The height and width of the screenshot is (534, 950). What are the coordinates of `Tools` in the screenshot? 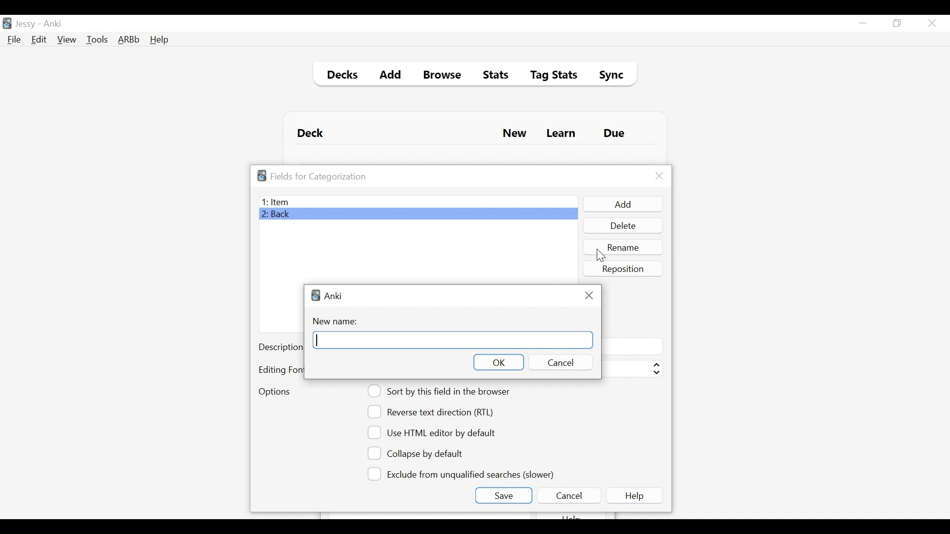 It's located at (97, 39).